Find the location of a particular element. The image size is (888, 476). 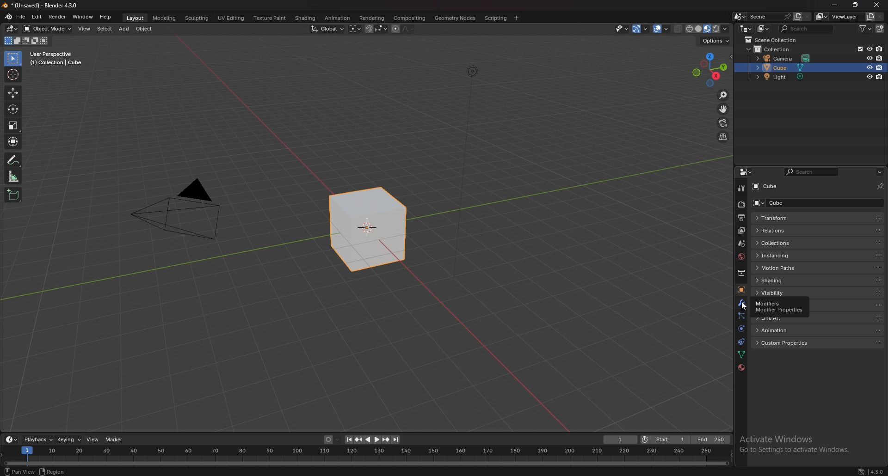

material is located at coordinates (741, 366).